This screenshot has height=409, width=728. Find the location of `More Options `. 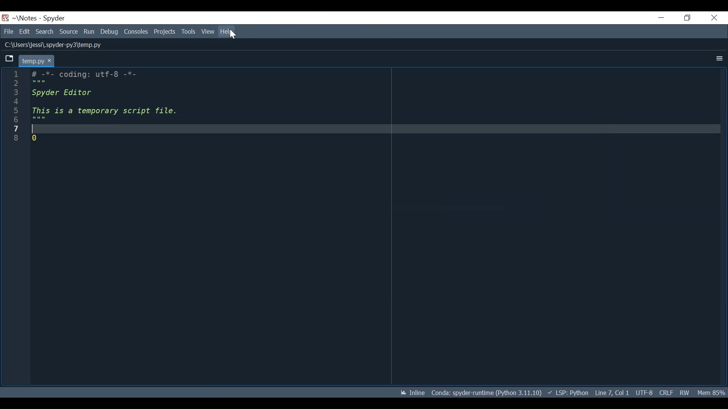

More Options  is located at coordinates (720, 59).